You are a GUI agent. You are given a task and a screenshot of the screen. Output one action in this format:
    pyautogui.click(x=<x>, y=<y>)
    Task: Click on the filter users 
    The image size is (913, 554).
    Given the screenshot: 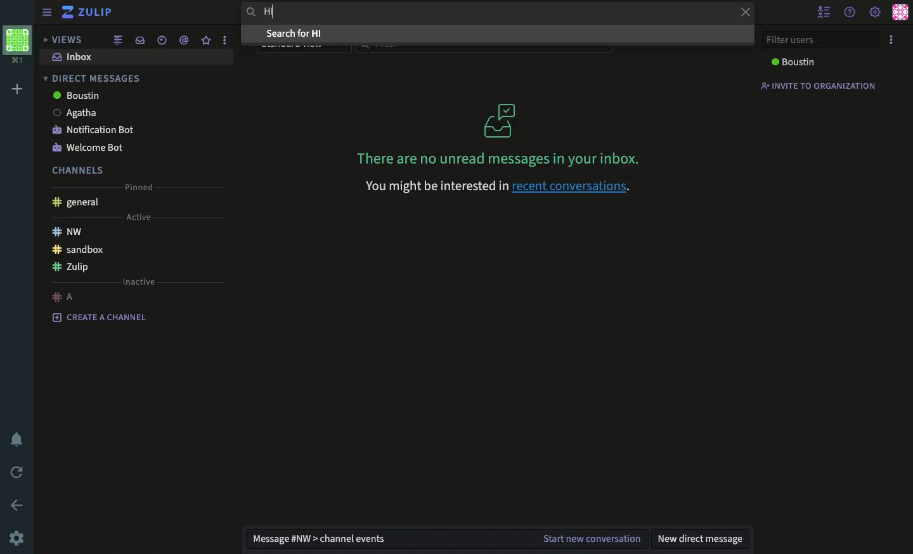 What is the action you would take?
    pyautogui.click(x=821, y=39)
    